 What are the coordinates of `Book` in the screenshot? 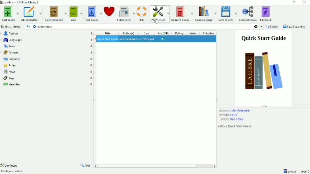 It's located at (155, 39).